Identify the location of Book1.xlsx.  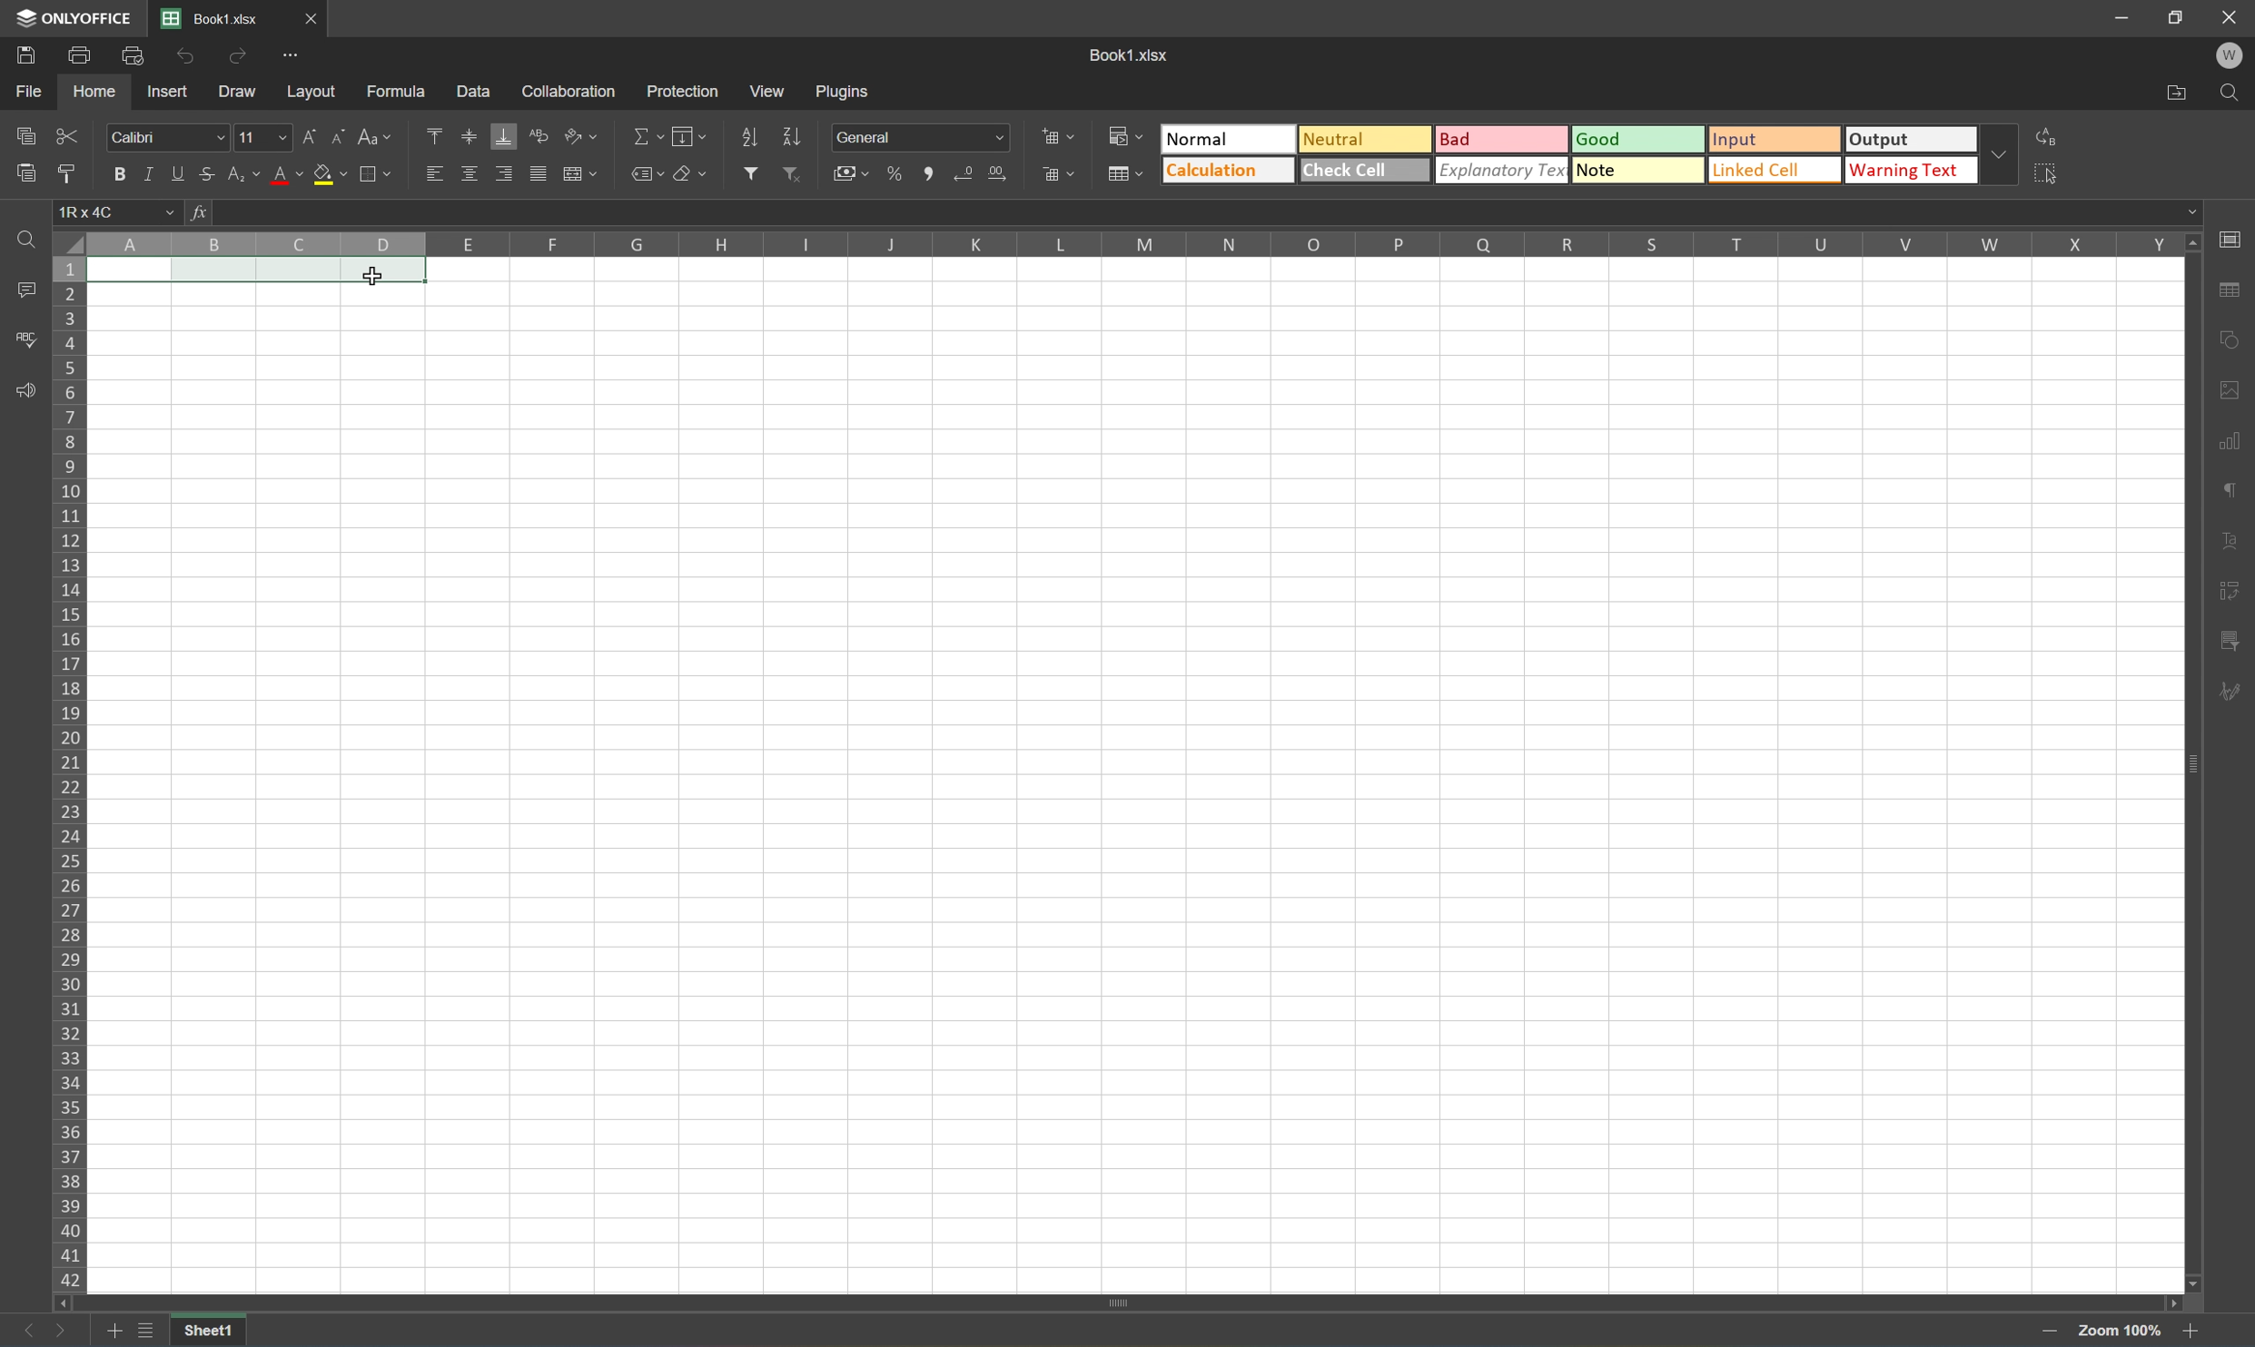
(212, 19).